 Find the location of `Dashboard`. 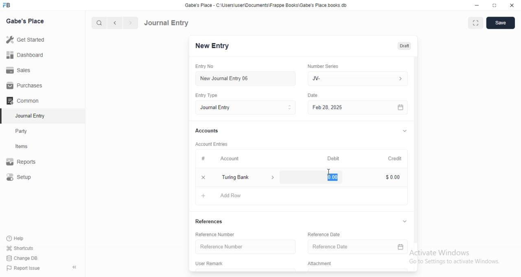

Dashboard is located at coordinates (27, 55).